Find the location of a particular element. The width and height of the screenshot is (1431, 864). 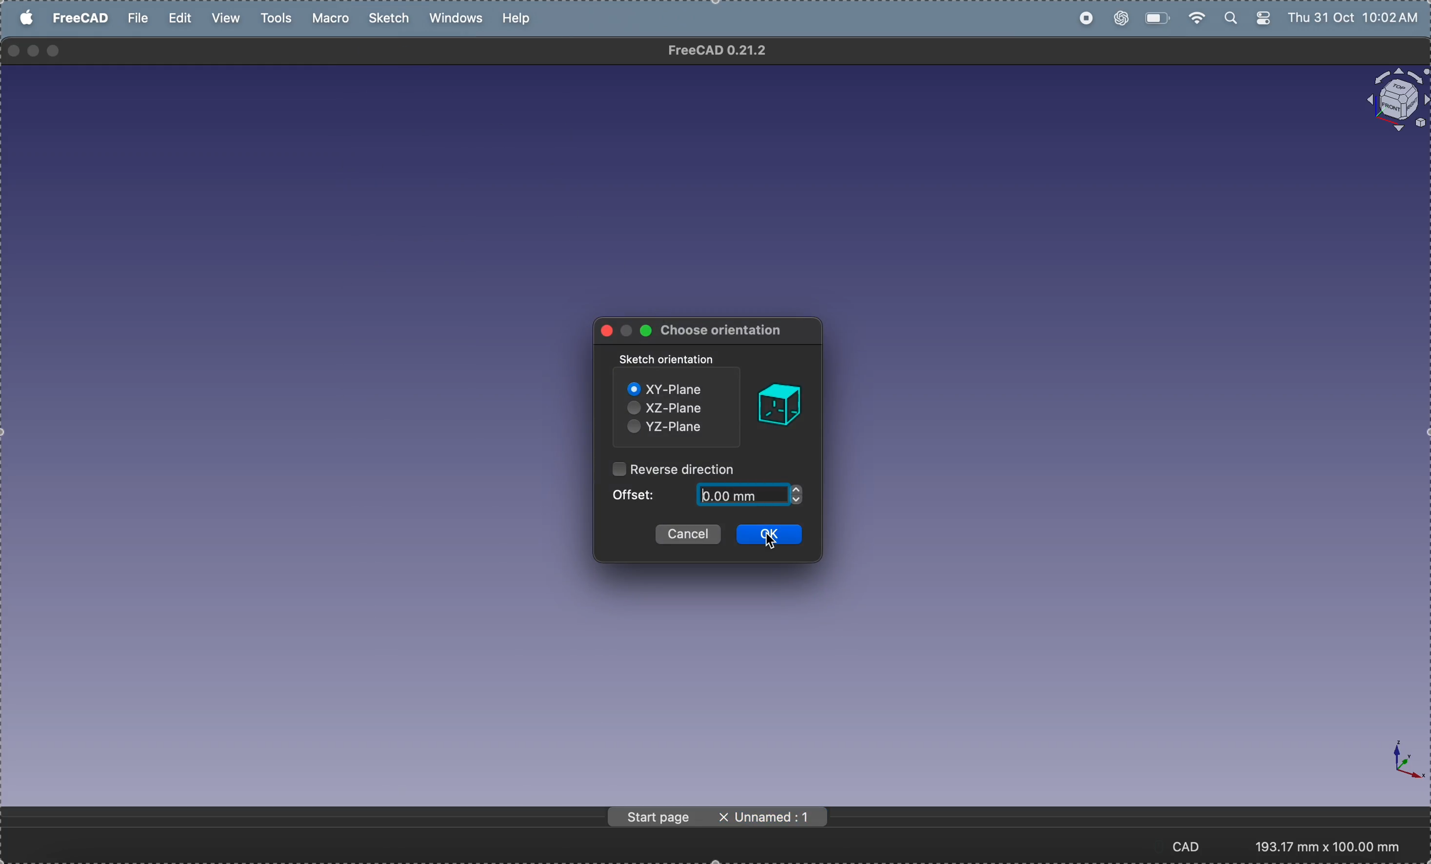

marco is located at coordinates (334, 18).